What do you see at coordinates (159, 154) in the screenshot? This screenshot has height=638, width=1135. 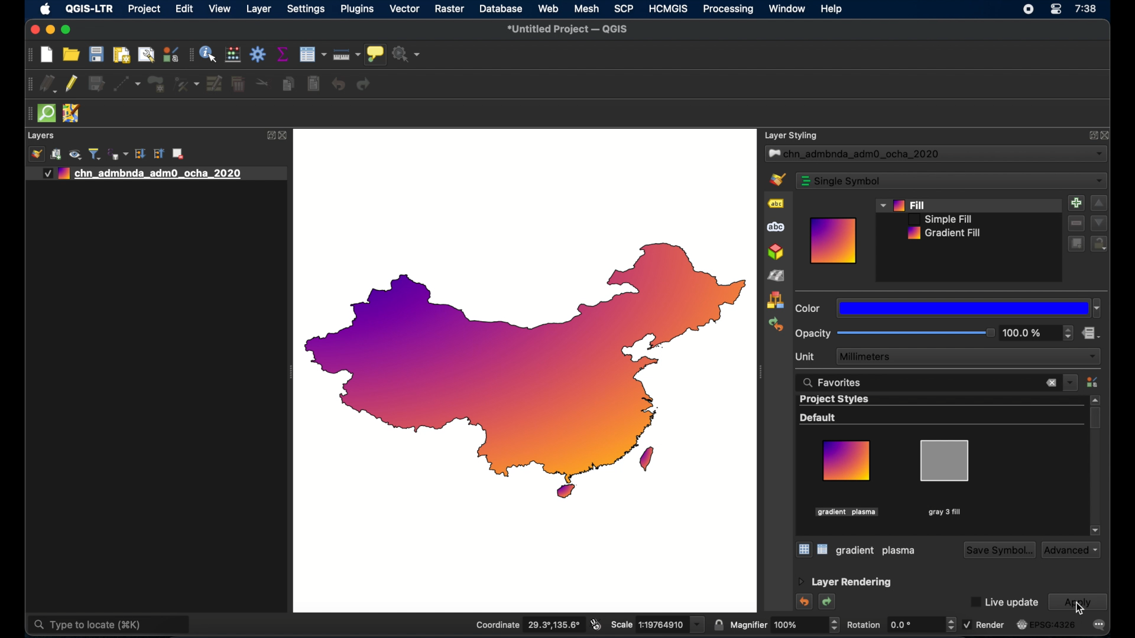 I see `collapse all` at bounding box center [159, 154].